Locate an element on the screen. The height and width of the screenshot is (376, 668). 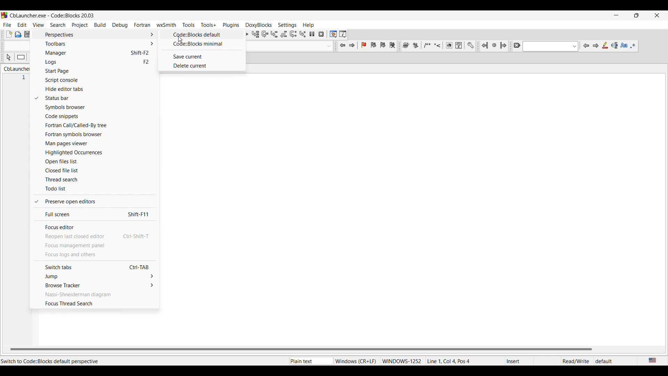
Perspective options is located at coordinates (99, 34).